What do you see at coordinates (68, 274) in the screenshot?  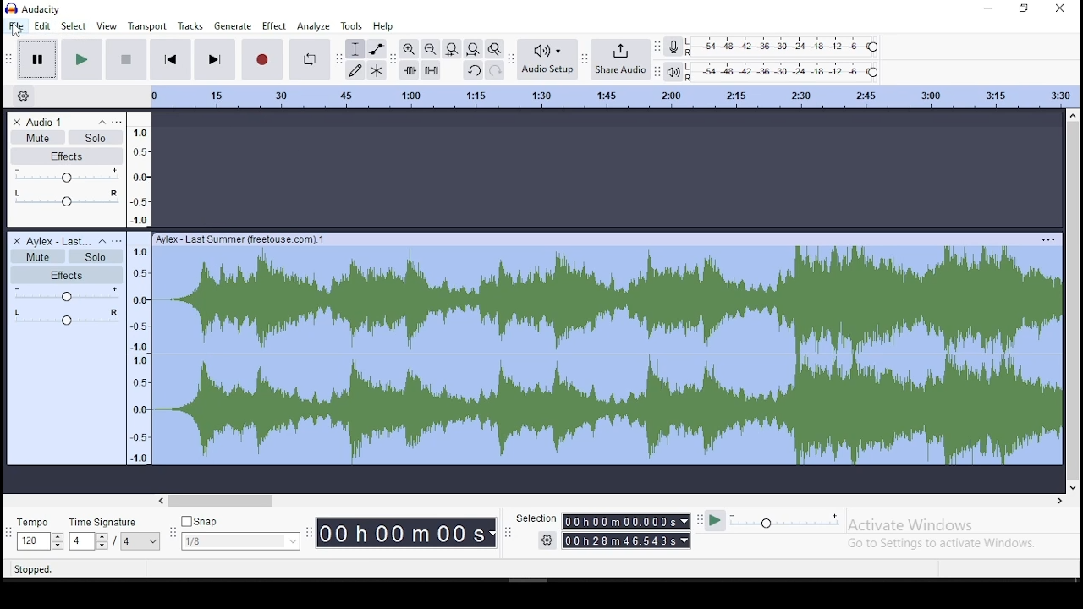 I see `effects` at bounding box center [68, 274].